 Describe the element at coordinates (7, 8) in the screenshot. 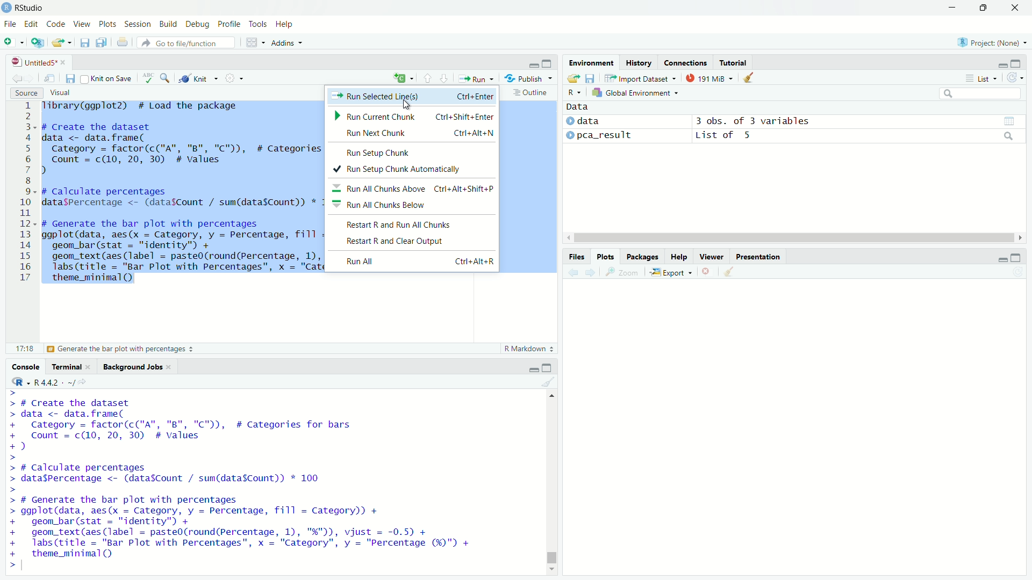

I see `logo` at that location.